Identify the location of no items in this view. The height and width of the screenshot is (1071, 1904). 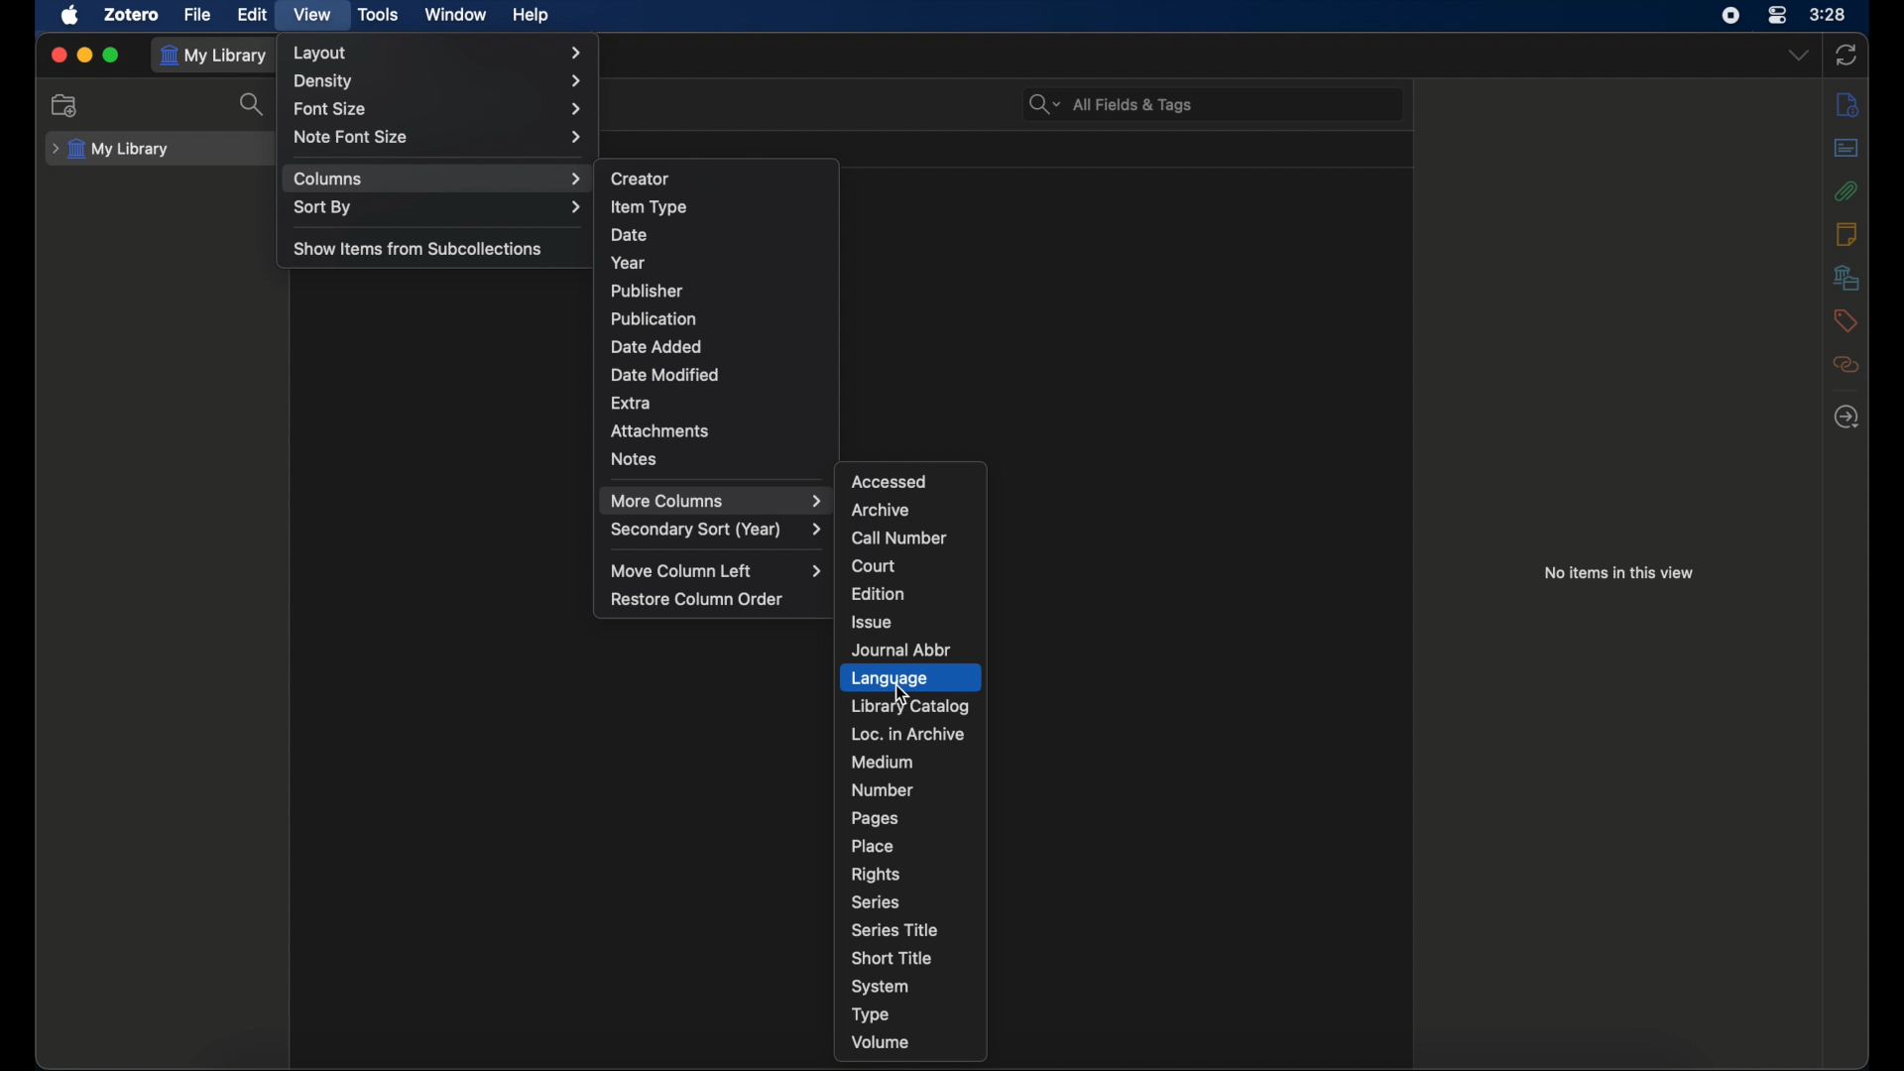
(1619, 573).